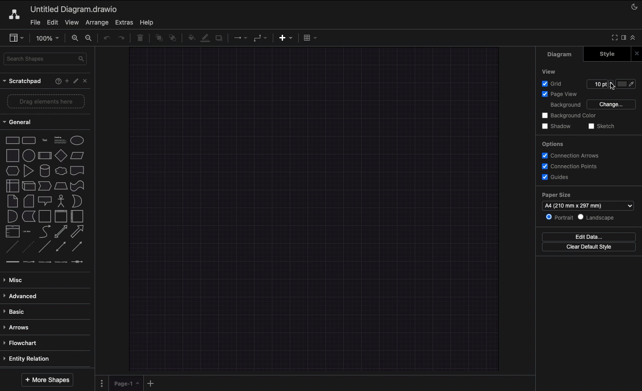 The image size is (642, 391). Describe the element at coordinates (590, 247) in the screenshot. I see `Clear default style` at that location.